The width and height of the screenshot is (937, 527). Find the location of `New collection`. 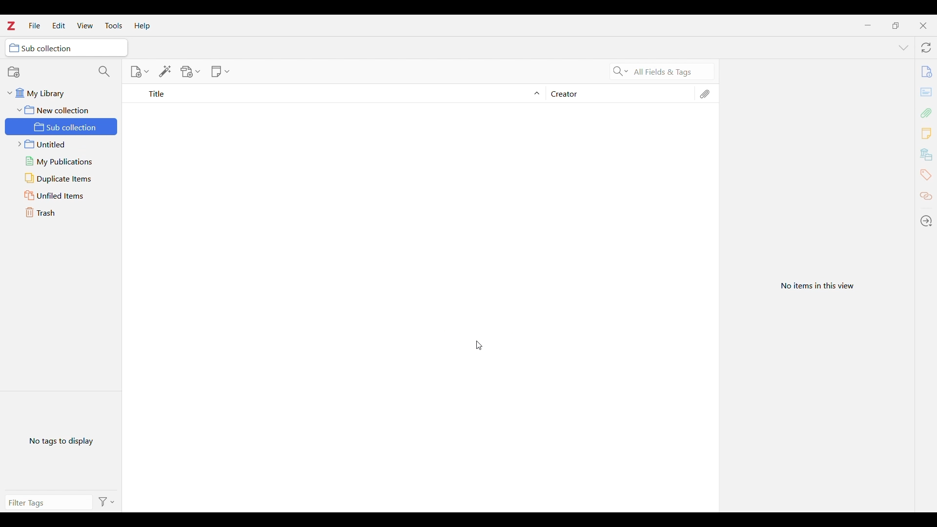

New collection is located at coordinates (14, 72).